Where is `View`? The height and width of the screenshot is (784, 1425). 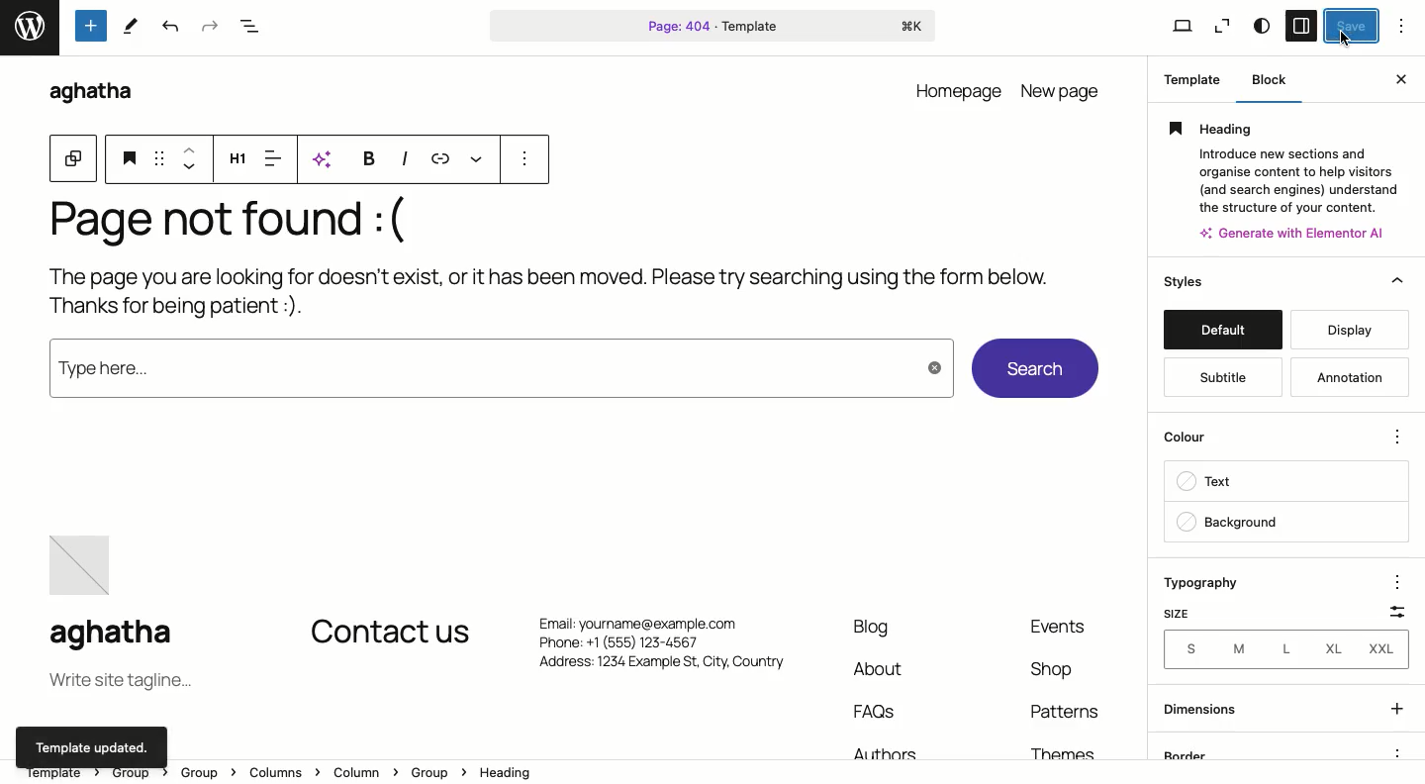
View is located at coordinates (1172, 25).